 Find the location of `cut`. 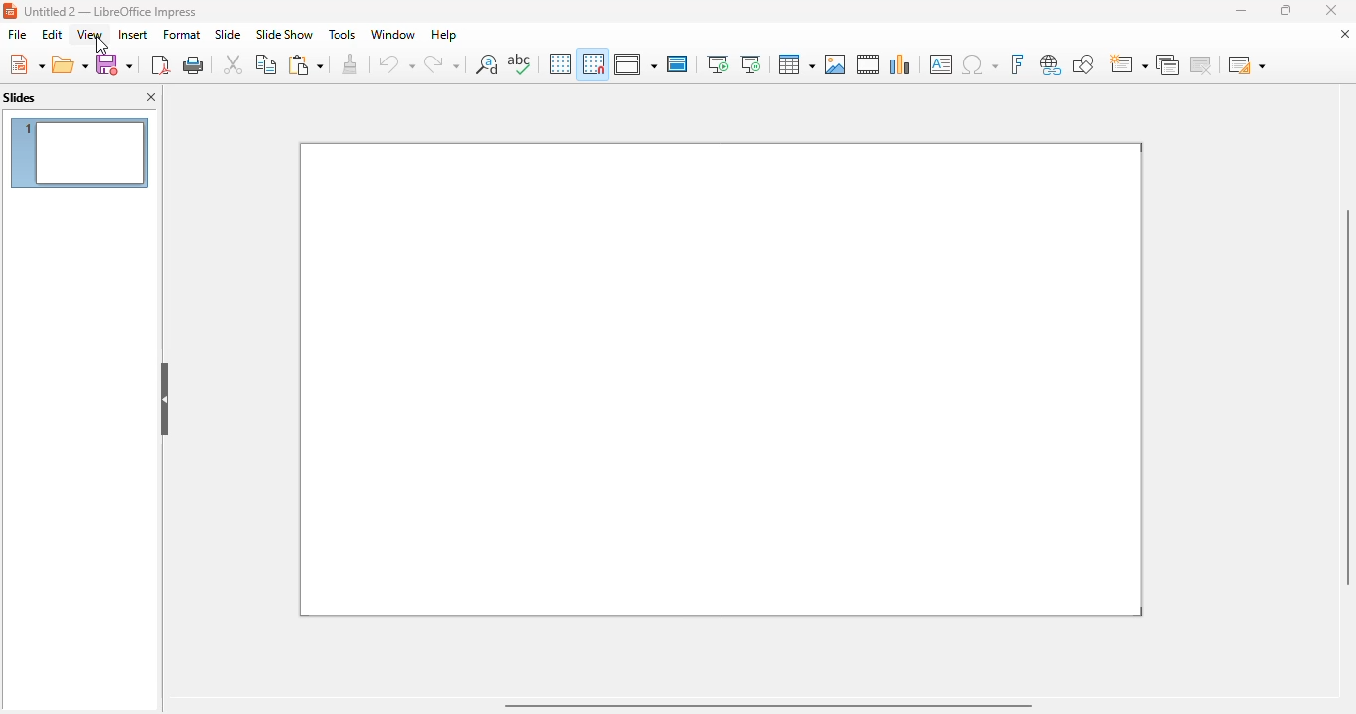

cut is located at coordinates (234, 63).